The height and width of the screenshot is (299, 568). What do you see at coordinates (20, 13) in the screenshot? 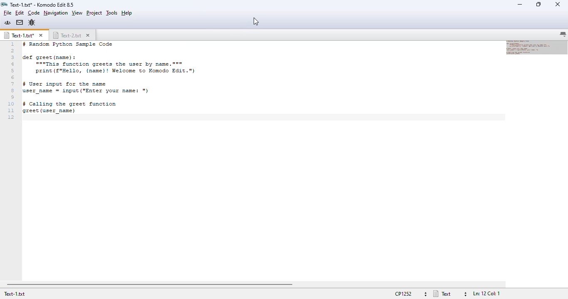
I see `edit` at bounding box center [20, 13].